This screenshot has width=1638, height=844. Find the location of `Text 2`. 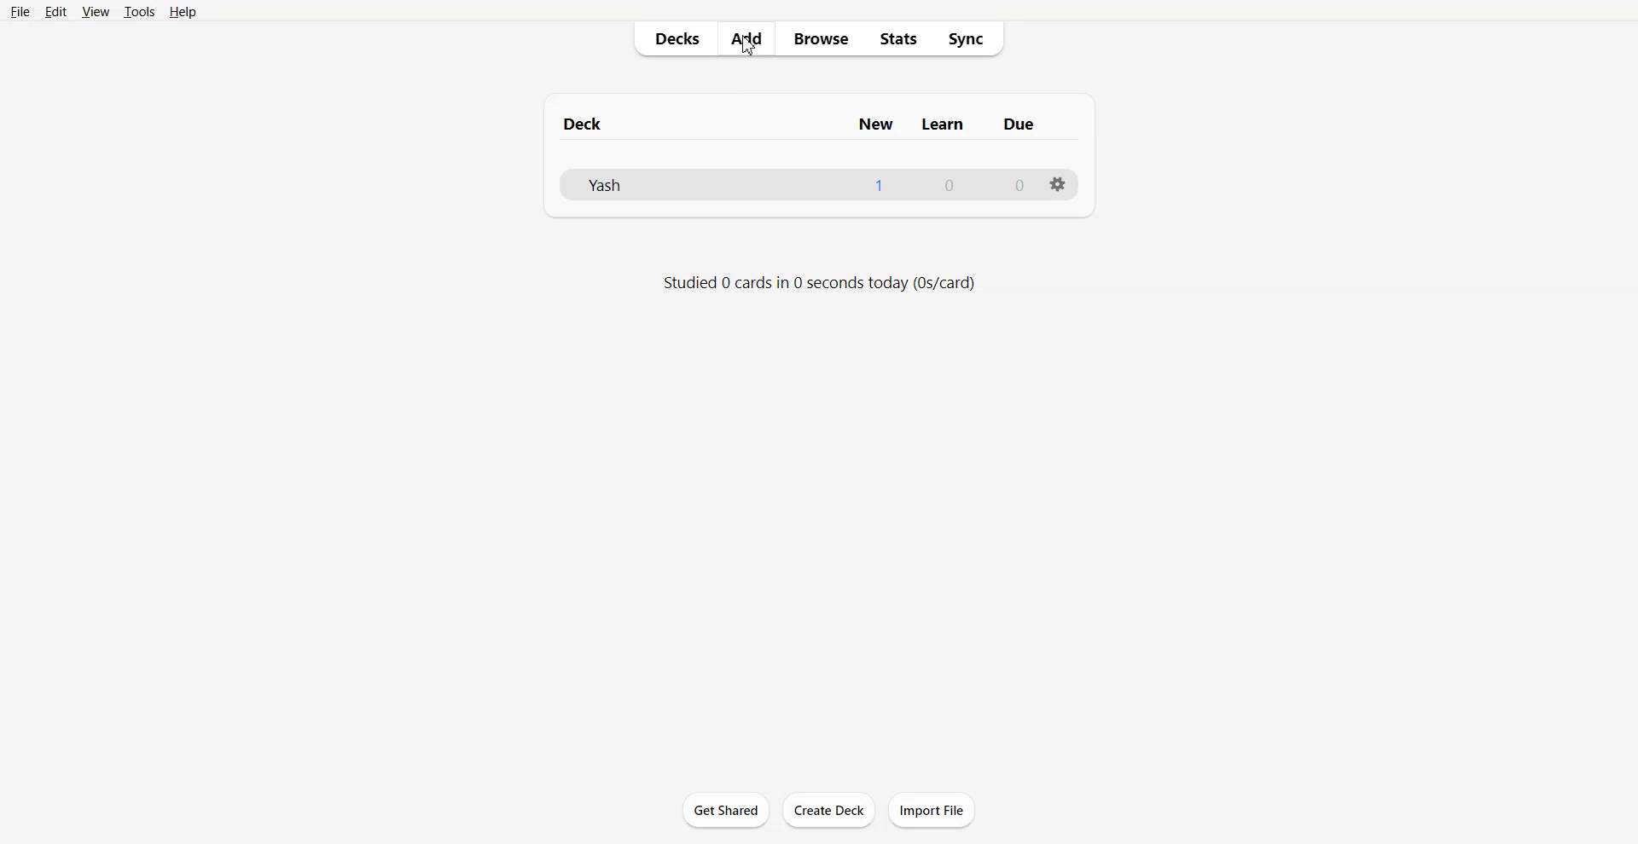

Text 2 is located at coordinates (819, 284).